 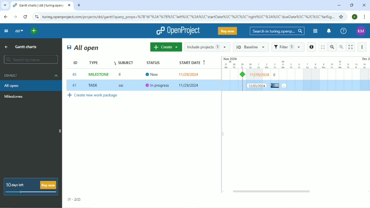 I want to click on Modules, so click(x=315, y=31).